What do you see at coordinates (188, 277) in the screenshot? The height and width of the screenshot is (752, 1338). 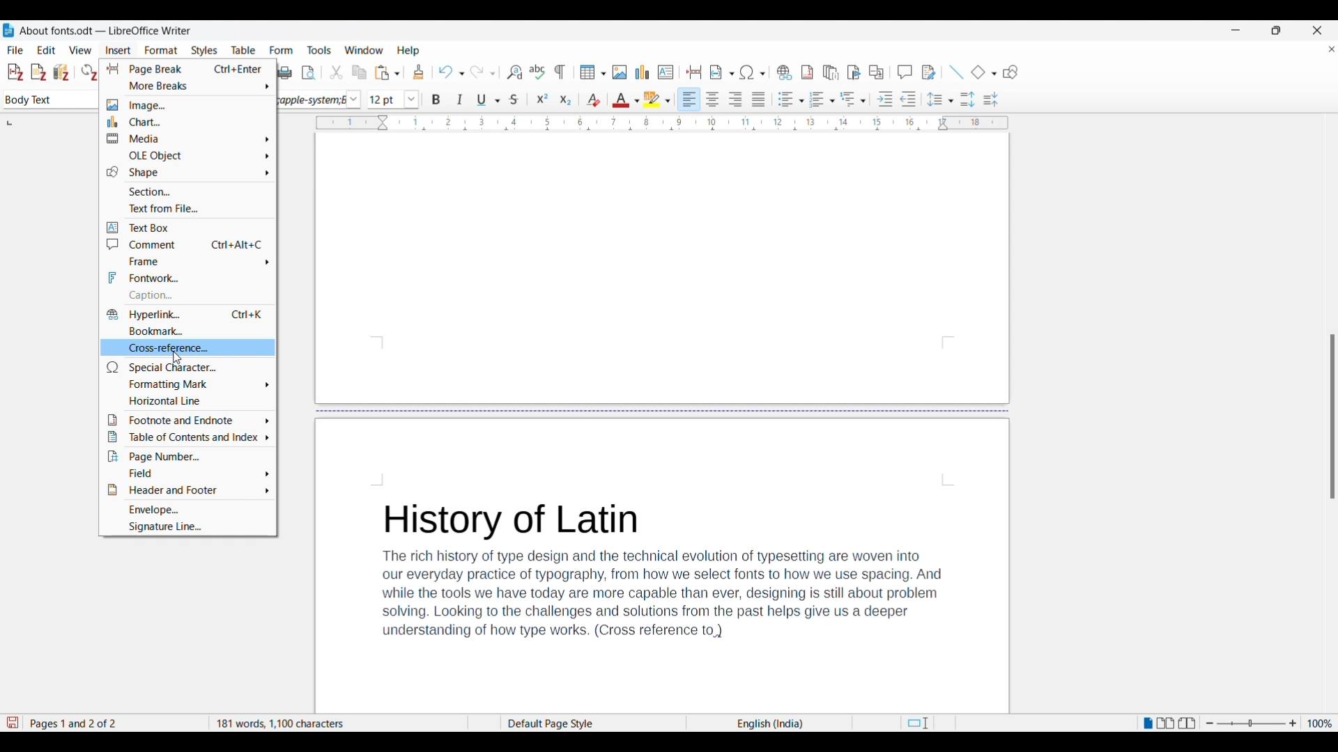 I see `Fontwork` at bounding box center [188, 277].